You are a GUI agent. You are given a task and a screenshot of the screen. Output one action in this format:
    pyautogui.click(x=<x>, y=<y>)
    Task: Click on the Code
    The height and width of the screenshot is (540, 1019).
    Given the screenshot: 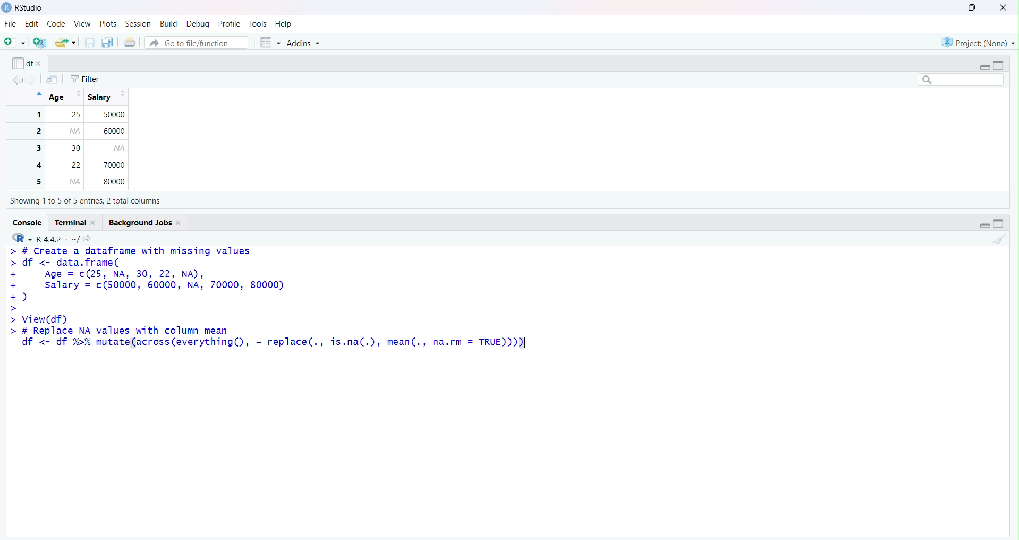 What is the action you would take?
    pyautogui.click(x=57, y=24)
    